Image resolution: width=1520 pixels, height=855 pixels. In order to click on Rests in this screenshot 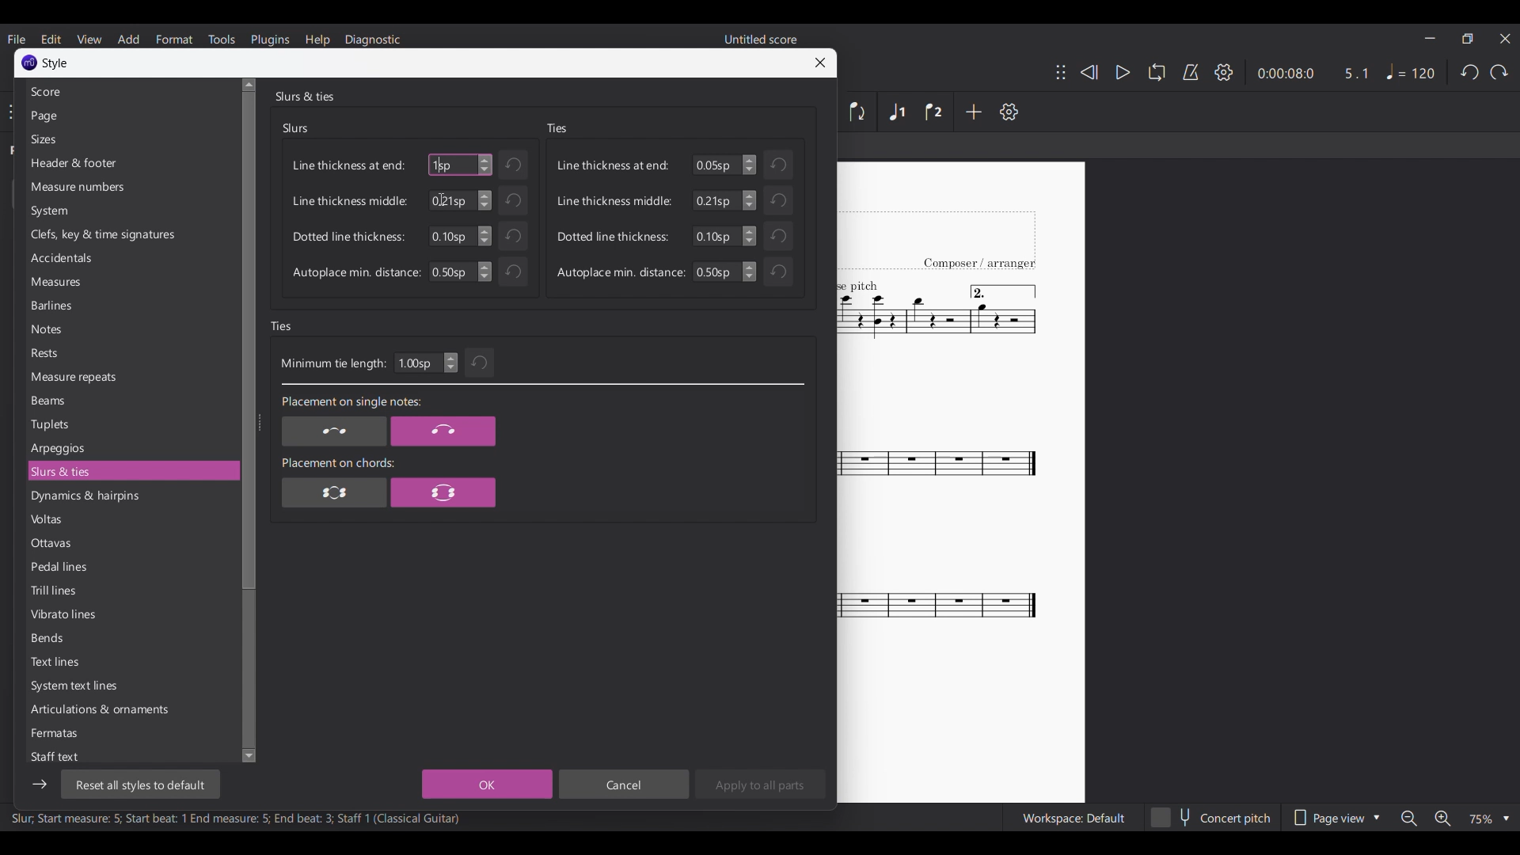, I will do `click(131, 352)`.